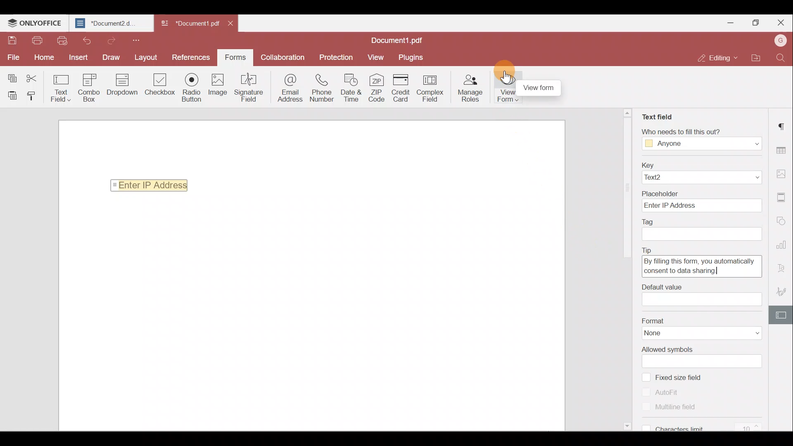  What do you see at coordinates (646, 391) in the screenshot?
I see `checkbox` at bounding box center [646, 391].